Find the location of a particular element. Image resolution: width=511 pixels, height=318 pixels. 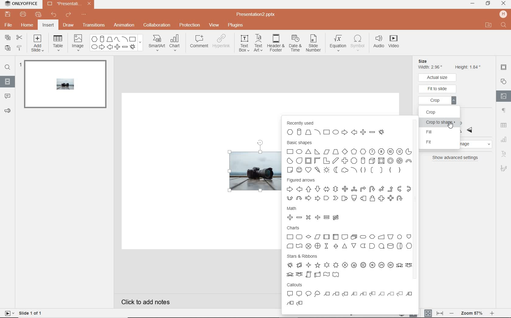

date & time is located at coordinates (296, 43).